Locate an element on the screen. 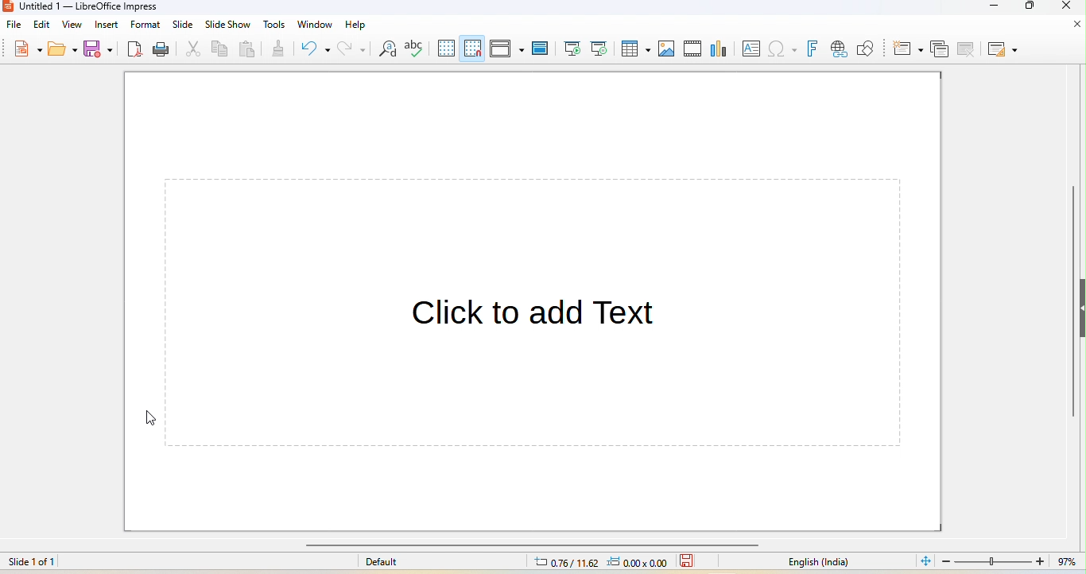 This screenshot has width=1086, height=574. duplicate slide is located at coordinates (941, 48).